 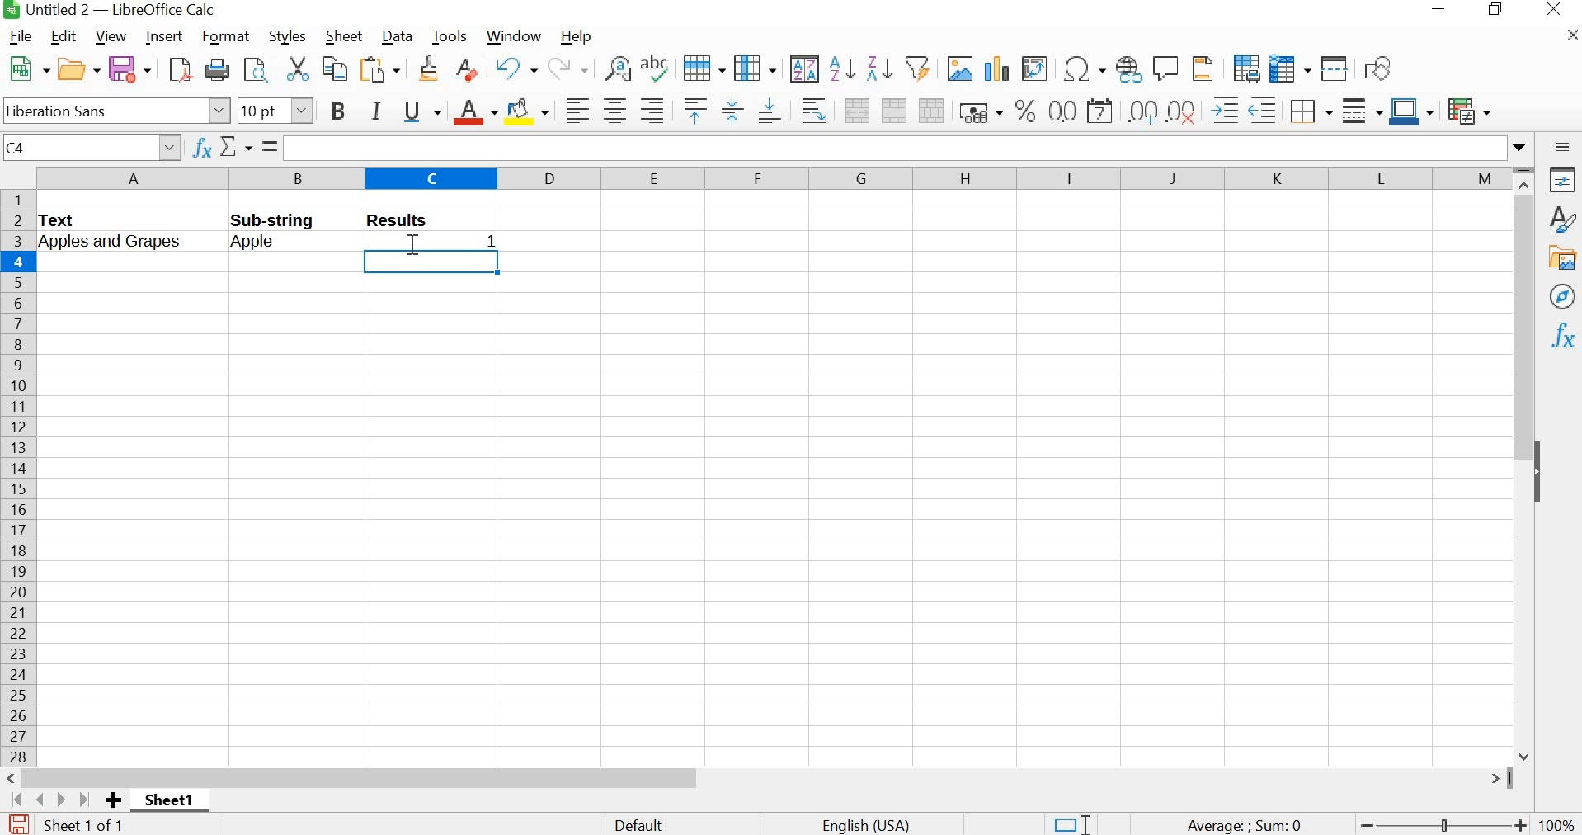 What do you see at coordinates (473, 112) in the screenshot?
I see `font color` at bounding box center [473, 112].